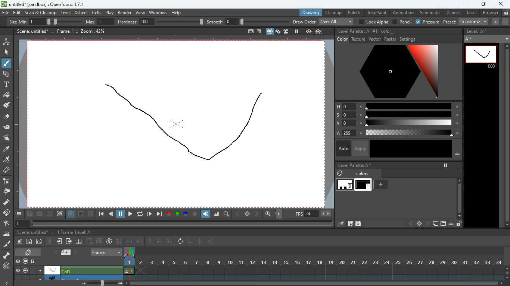  Describe the element at coordinates (471, 13) in the screenshot. I see `tasks` at that location.